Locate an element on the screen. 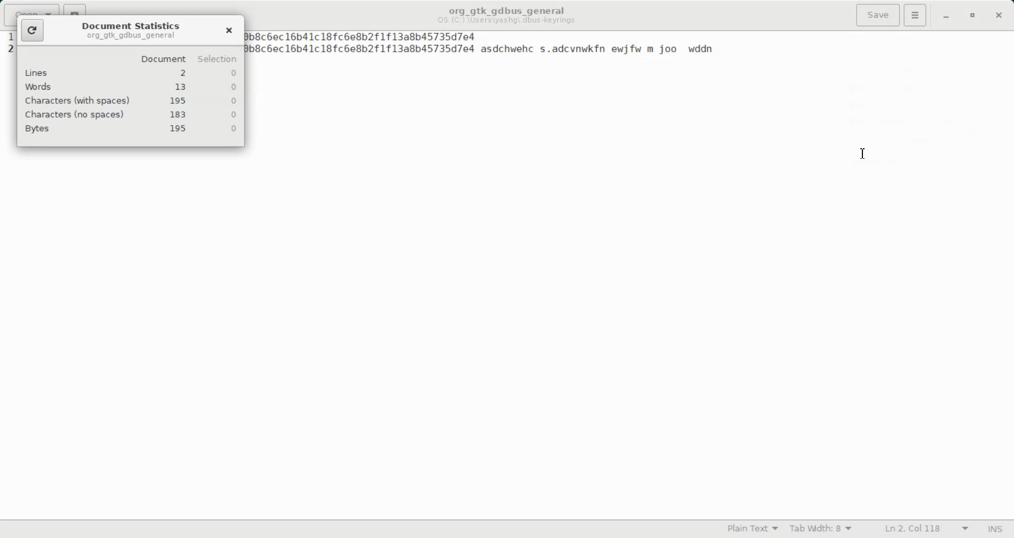  Bytes is located at coordinates (36, 130).